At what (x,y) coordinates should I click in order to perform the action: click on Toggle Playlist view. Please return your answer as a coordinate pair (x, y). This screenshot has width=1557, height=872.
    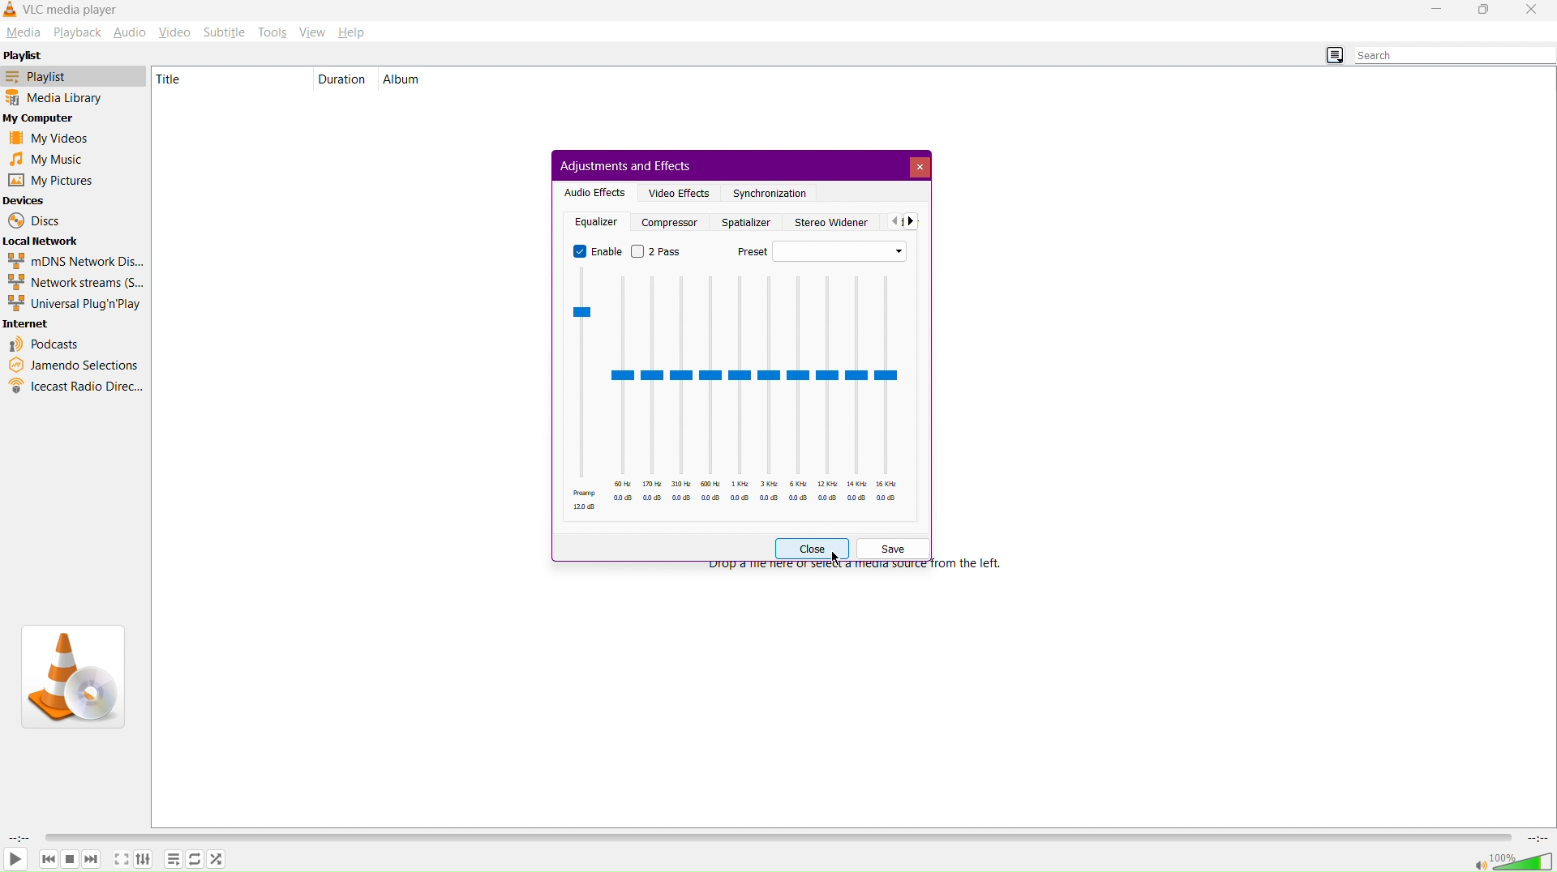
    Looking at the image, I should click on (1332, 55).